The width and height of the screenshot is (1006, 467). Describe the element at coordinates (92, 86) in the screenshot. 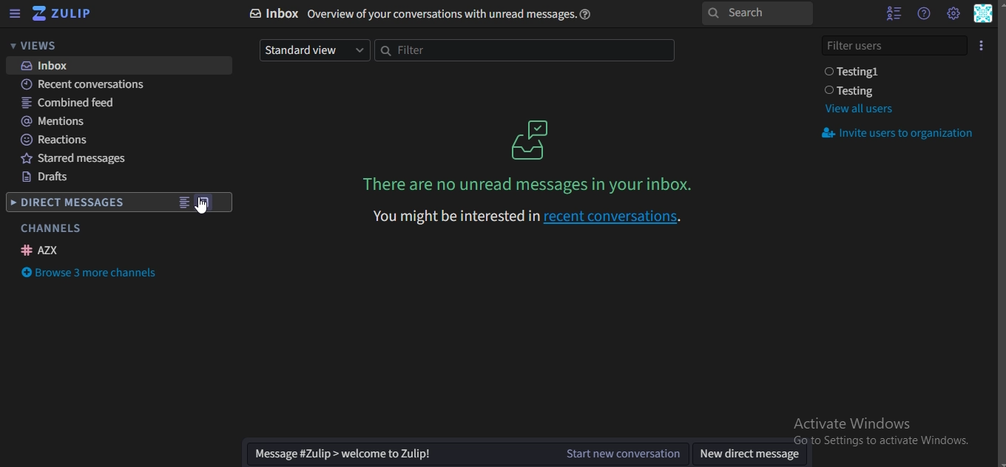

I see `recent conversations` at that location.